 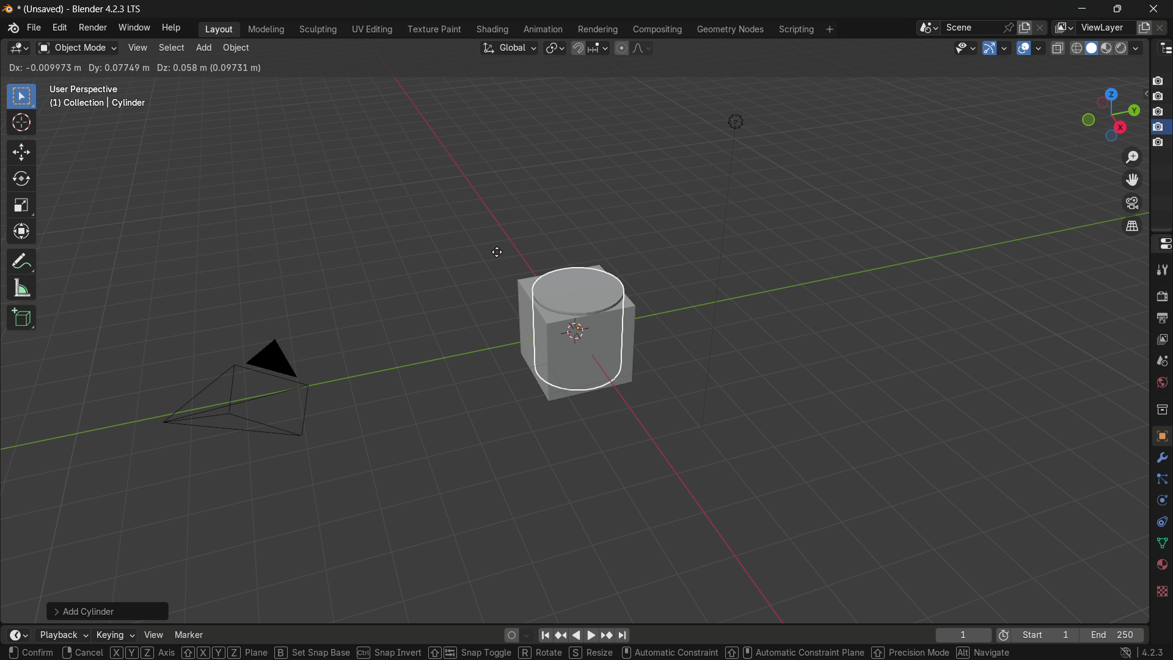 I want to click on scene name, so click(x=971, y=28).